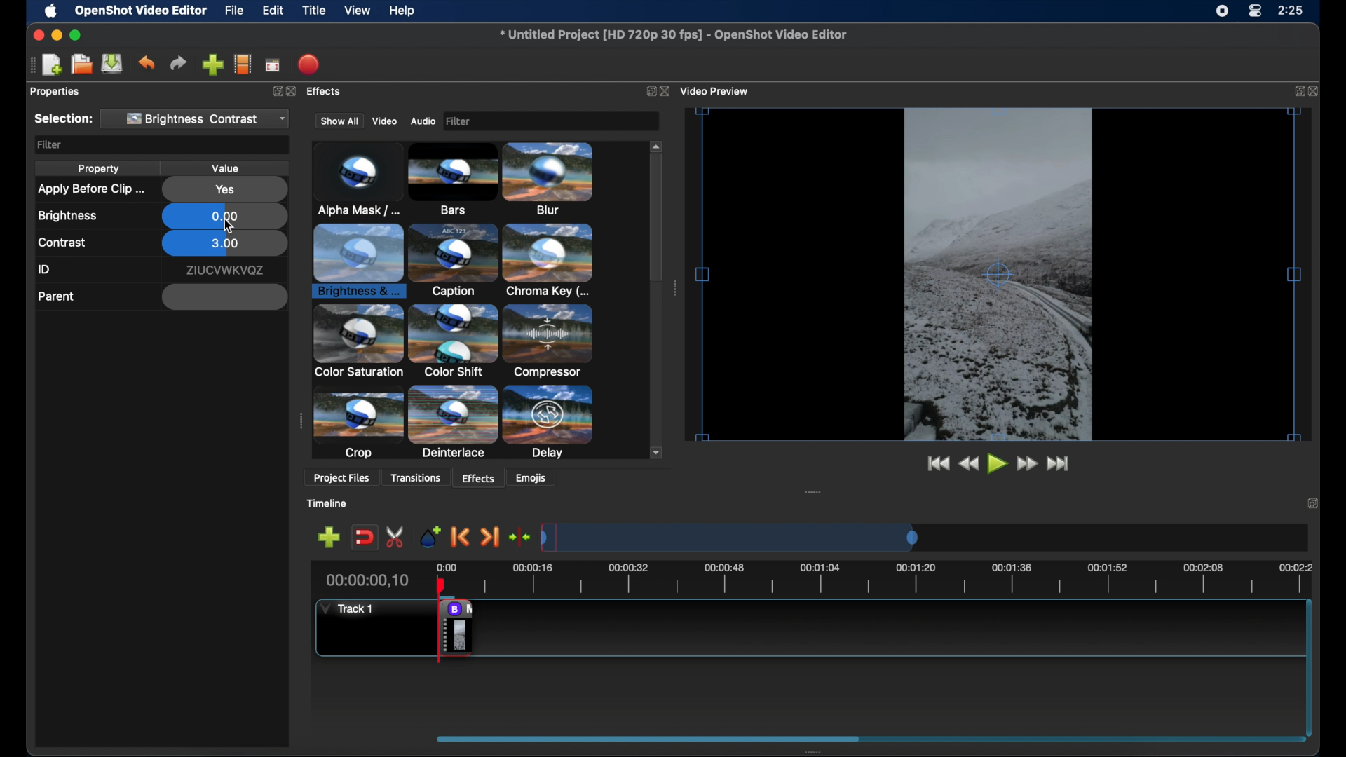 The image size is (1346, 757). What do you see at coordinates (807, 752) in the screenshot?
I see `drag handle` at bounding box center [807, 752].